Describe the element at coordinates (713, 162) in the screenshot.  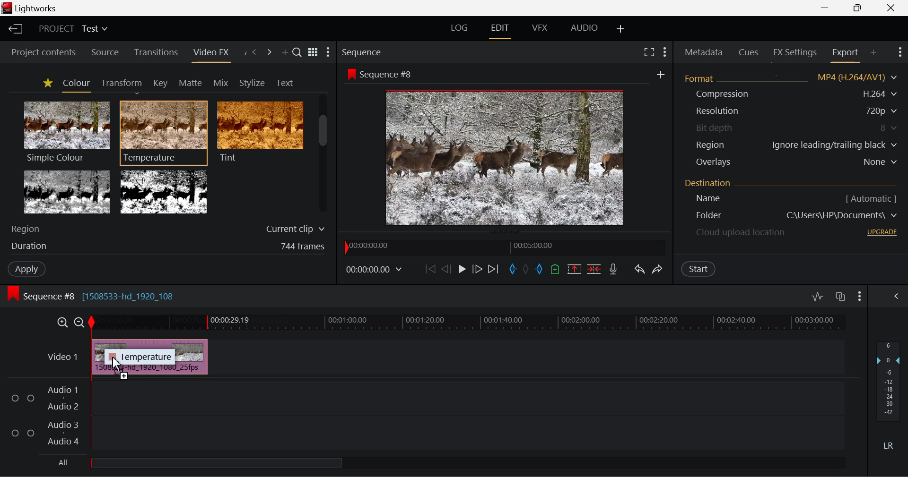
I see `Overlays` at that location.